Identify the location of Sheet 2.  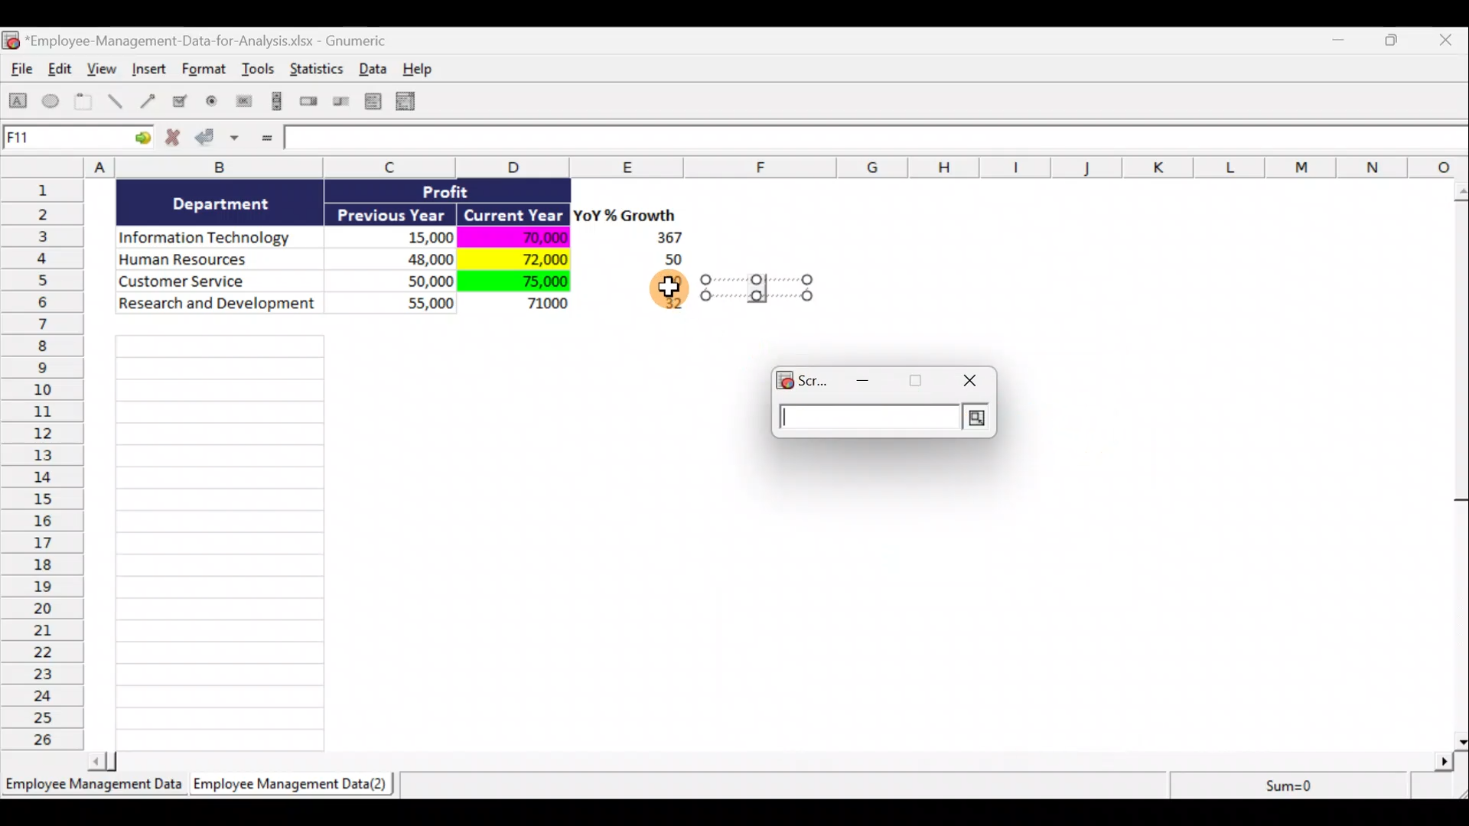
(295, 788).